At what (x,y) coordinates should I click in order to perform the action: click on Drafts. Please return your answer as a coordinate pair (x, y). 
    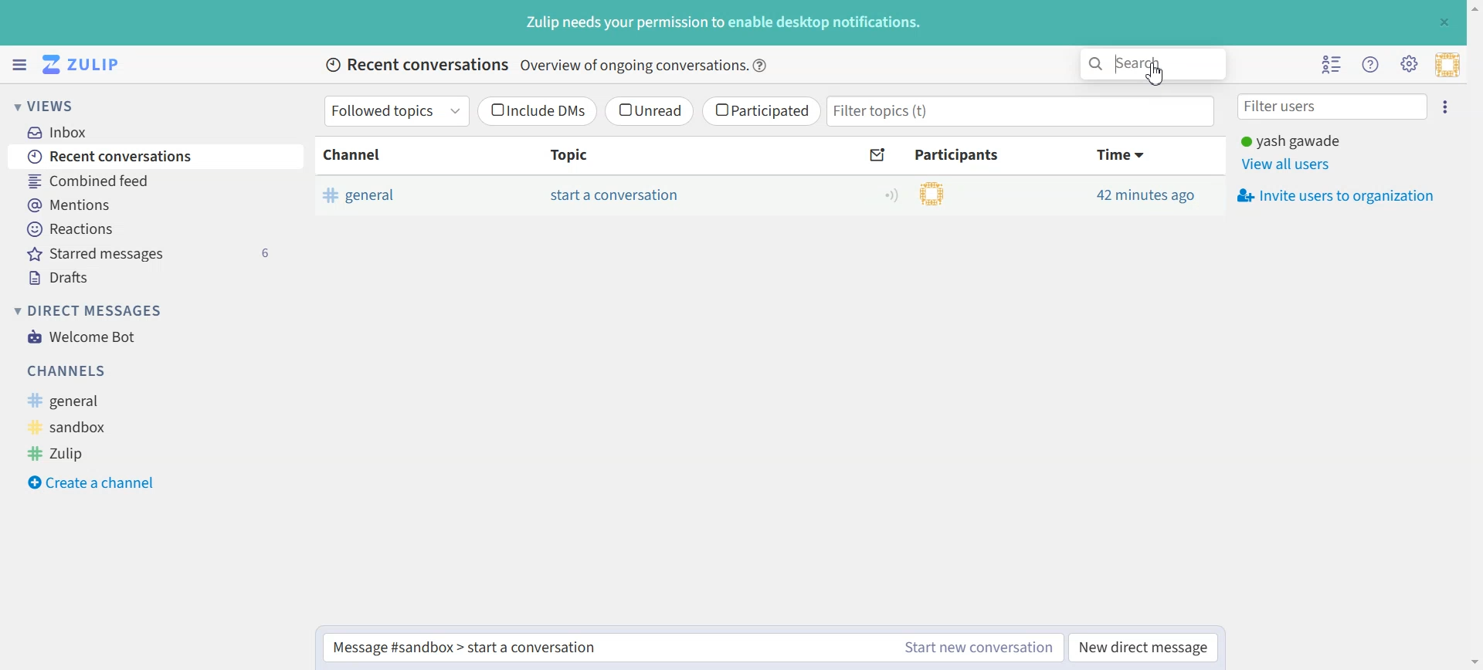
    Looking at the image, I should click on (153, 276).